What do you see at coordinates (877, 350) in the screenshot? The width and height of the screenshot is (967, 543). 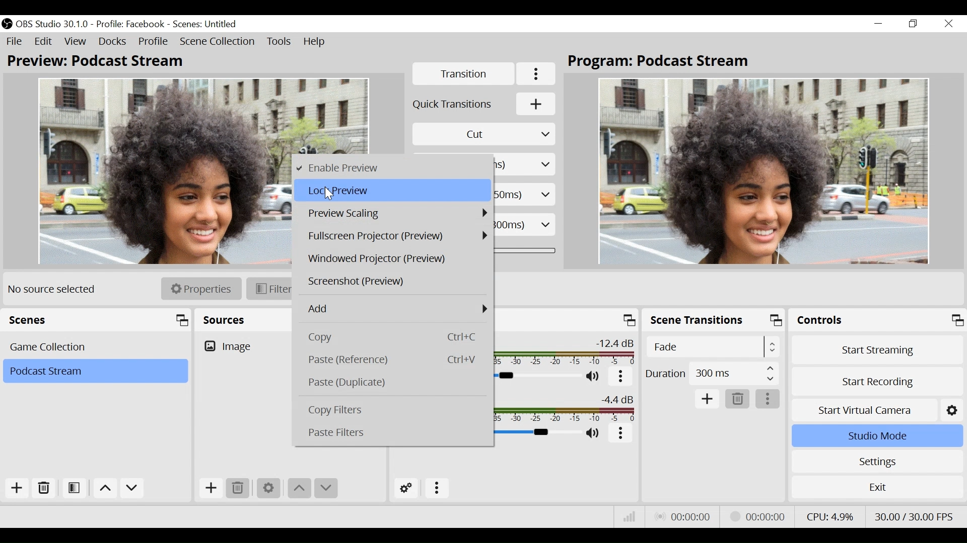 I see `Start Streaming` at bounding box center [877, 350].